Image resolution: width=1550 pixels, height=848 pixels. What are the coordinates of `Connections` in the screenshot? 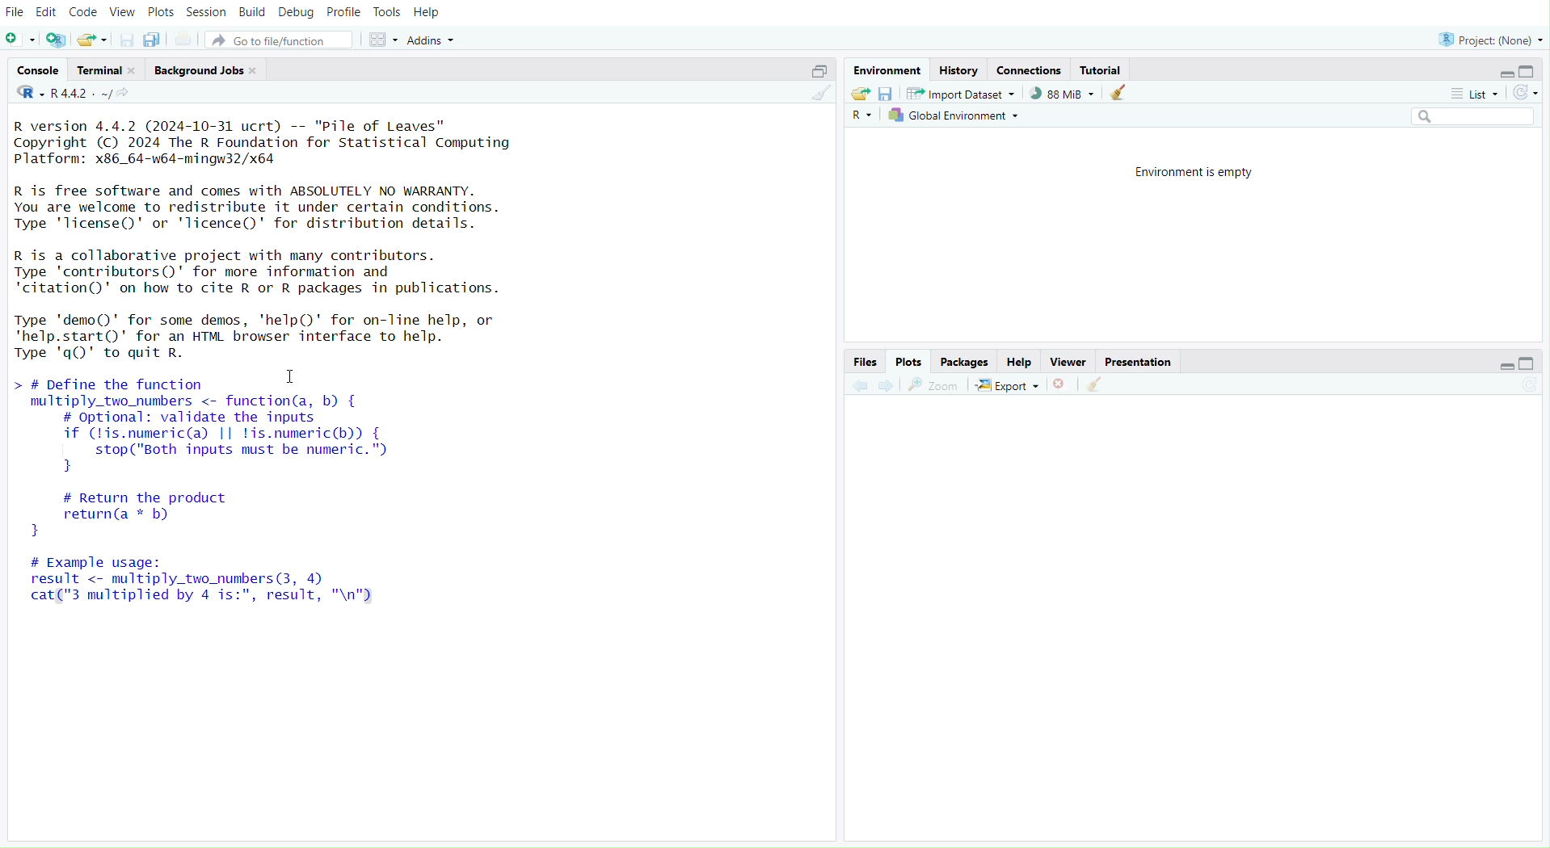 It's located at (1030, 70).